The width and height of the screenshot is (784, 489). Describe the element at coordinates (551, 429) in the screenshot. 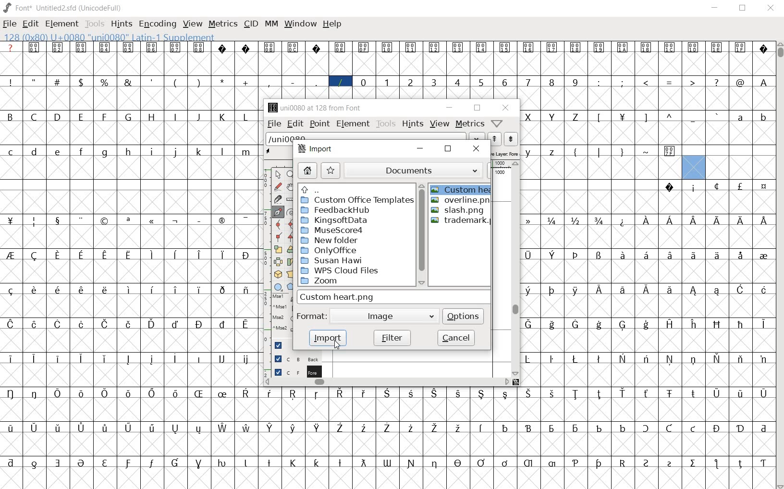

I see `glyph` at that location.